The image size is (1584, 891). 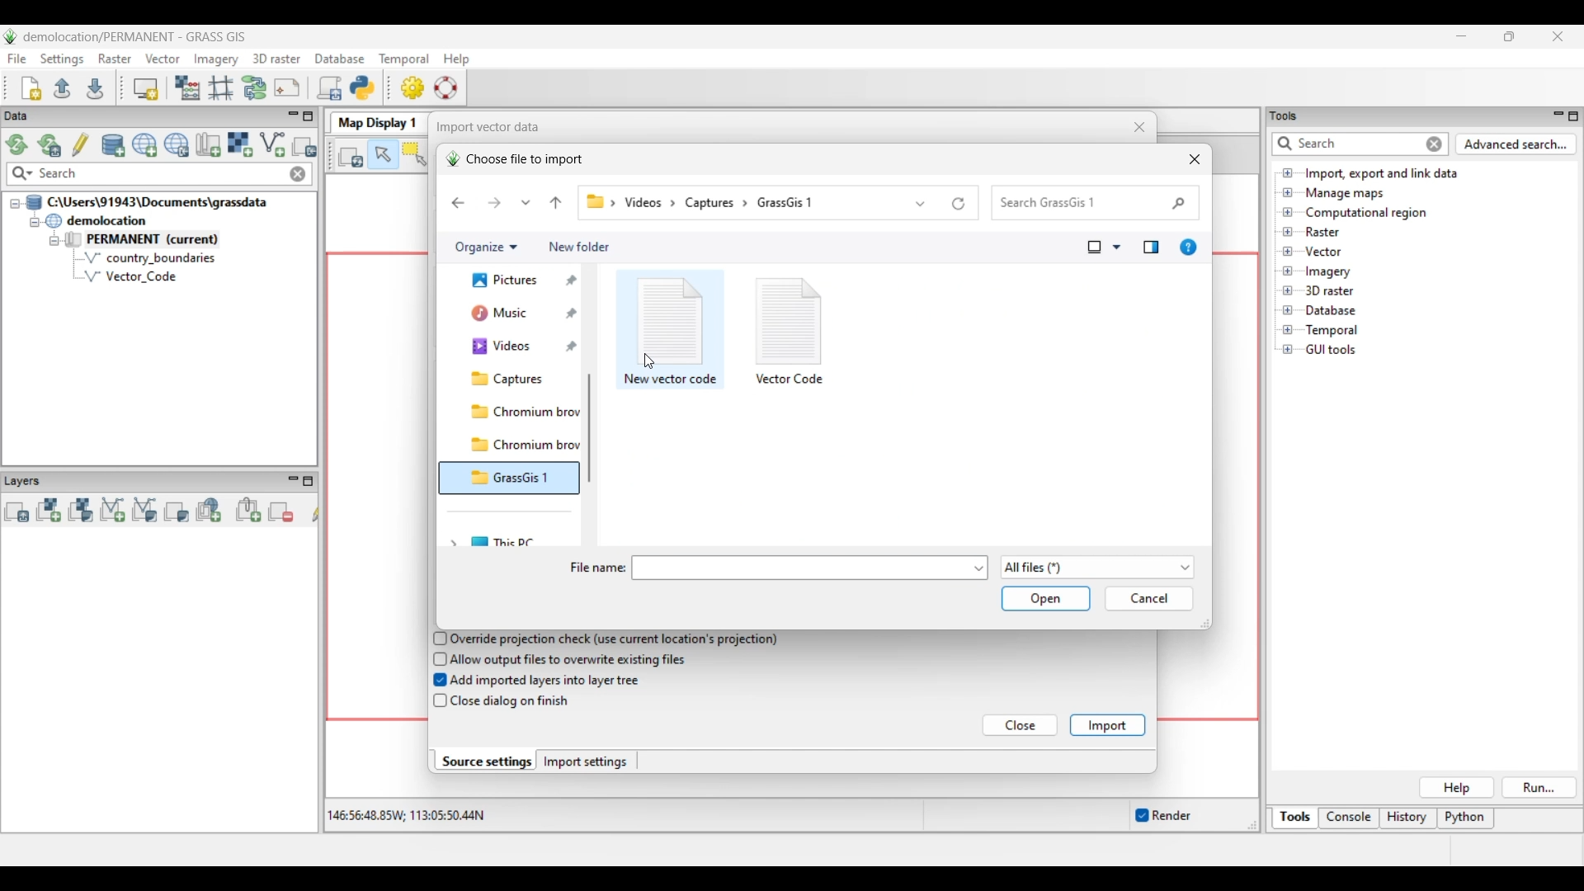 I want to click on Help menu, so click(x=456, y=59).